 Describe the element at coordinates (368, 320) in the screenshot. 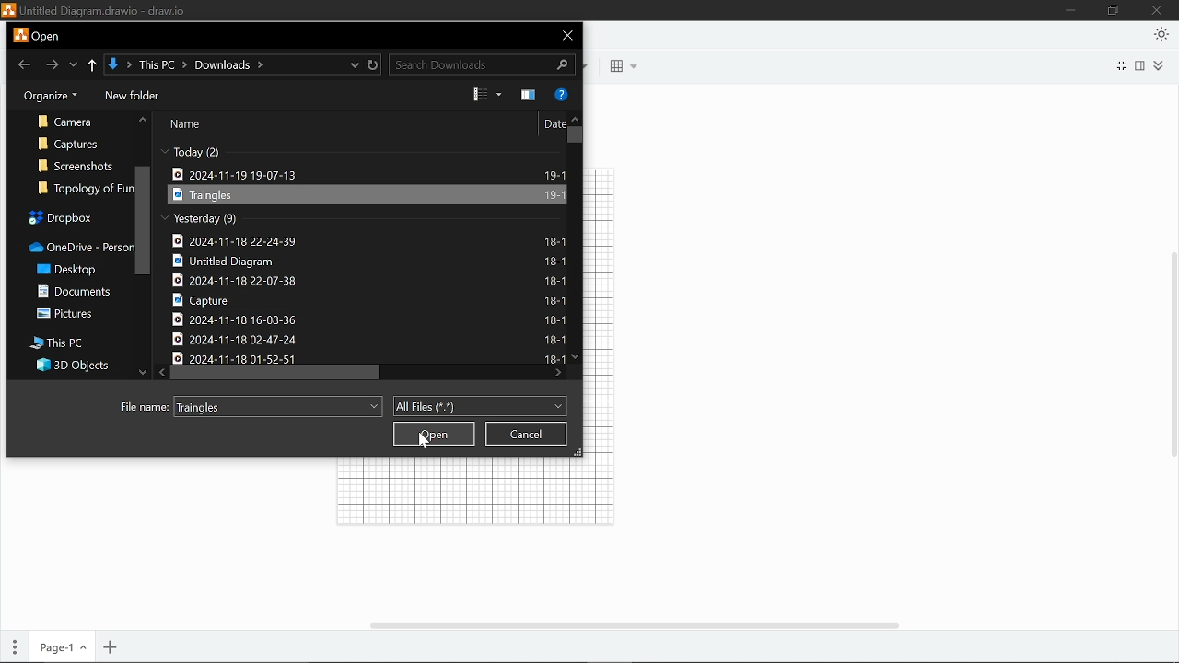

I see `2024-11-18 16-08-36 18-1` at that location.